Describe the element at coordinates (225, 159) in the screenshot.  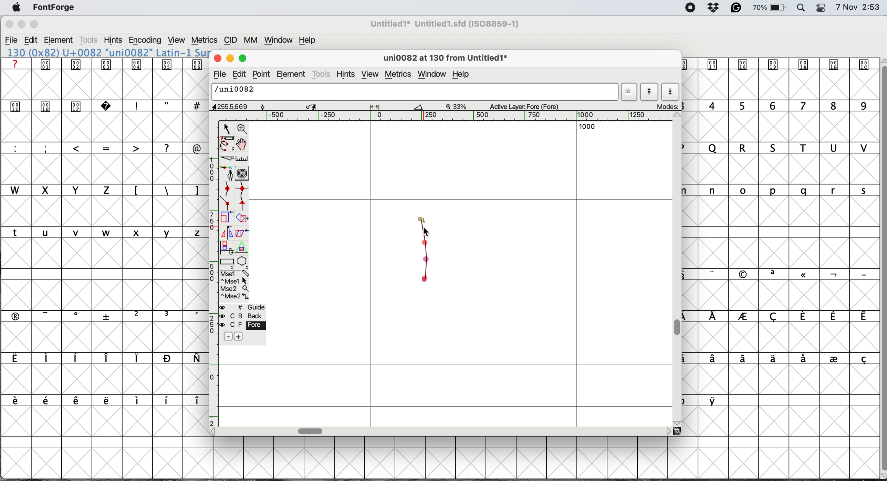
I see `cut splines in two` at that location.